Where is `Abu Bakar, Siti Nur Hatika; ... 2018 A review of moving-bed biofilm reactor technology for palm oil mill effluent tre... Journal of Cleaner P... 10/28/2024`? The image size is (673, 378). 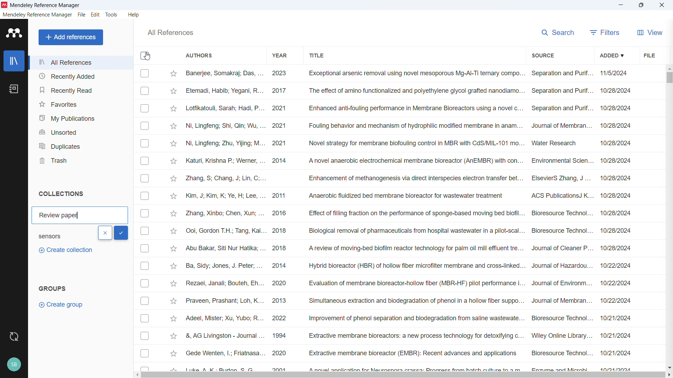
Abu Bakar, Siti Nur Hatika; ... 2018 A review of moving-bed biofilm reactor technology for palm oil mill effluent tre... Journal of Cleaner P... 10/28/2024 is located at coordinates (408, 248).